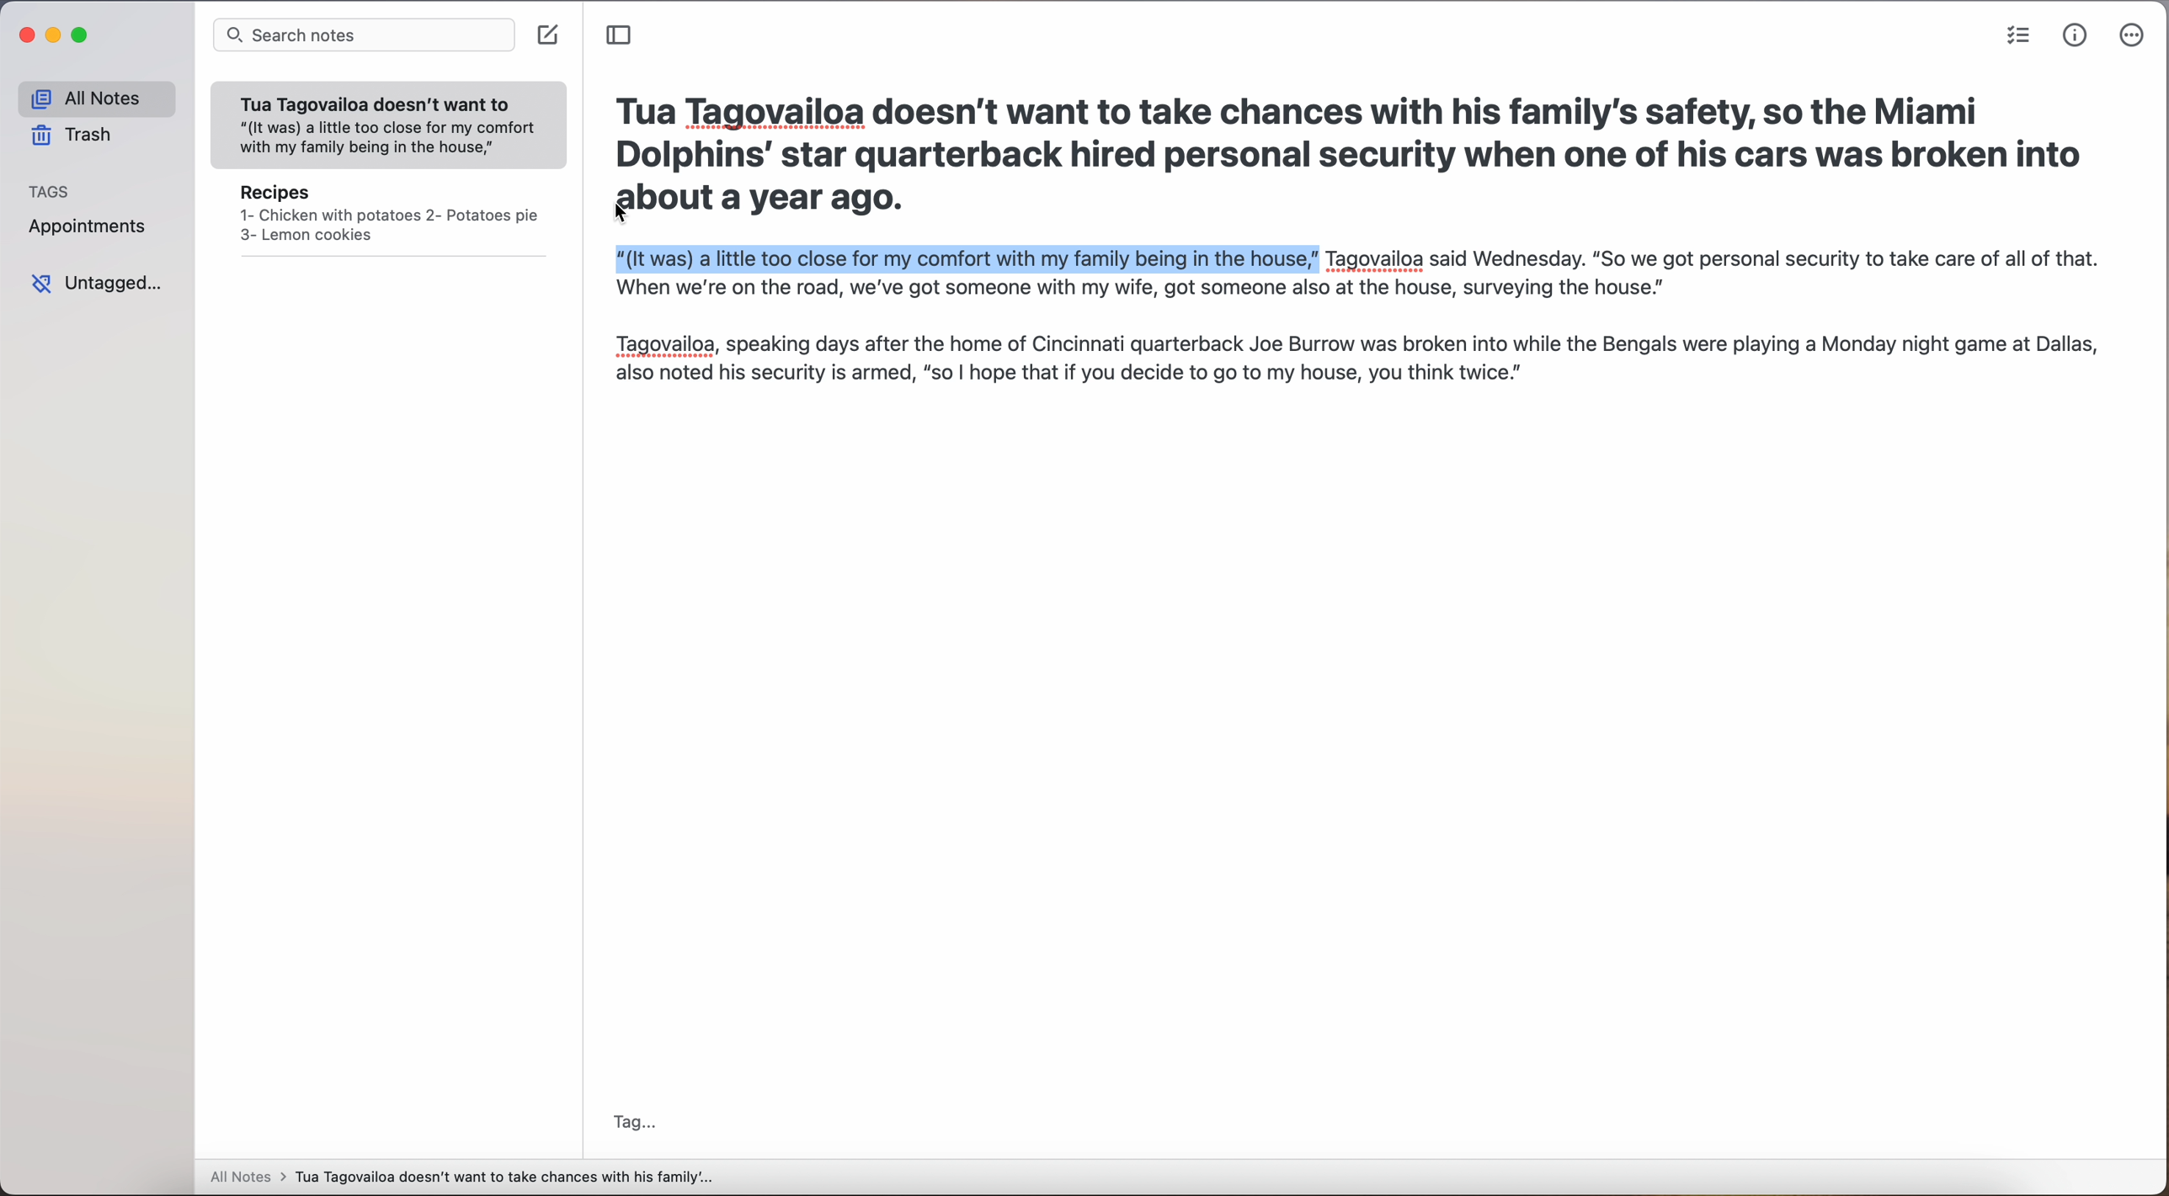  Describe the element at coordinates (1360, 317) in the screenshot. I see `enlarged typo on the body text` at that location.